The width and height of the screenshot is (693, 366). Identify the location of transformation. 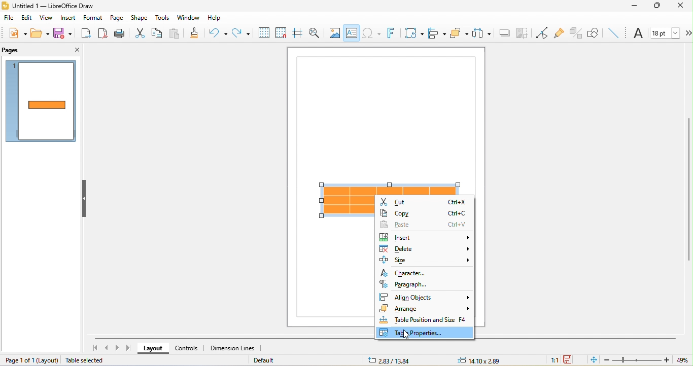
(412, 32).